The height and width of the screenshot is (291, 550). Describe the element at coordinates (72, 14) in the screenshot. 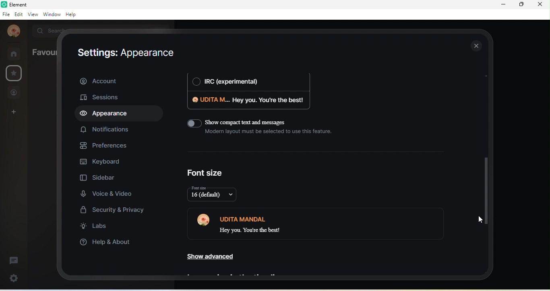

I see `help` at that location.